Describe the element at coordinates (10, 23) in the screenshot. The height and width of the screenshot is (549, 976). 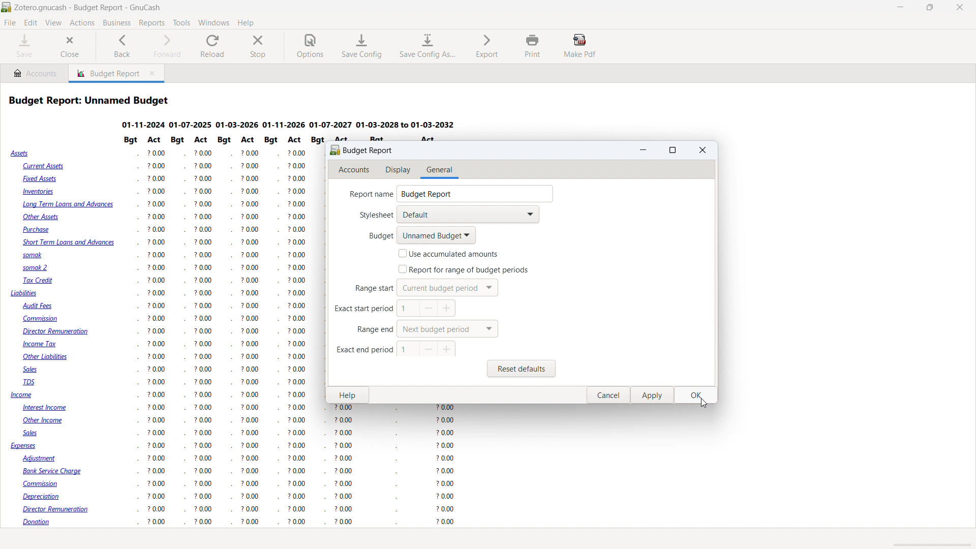
I see `file` at that location.